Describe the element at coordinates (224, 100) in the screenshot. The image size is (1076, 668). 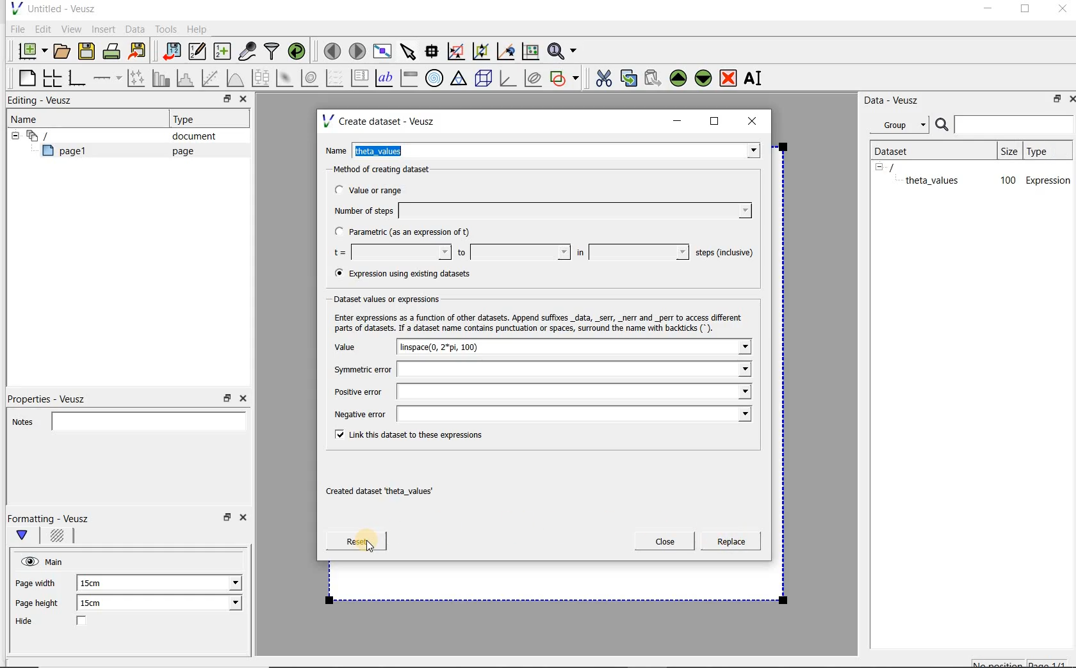
I see `restore down` at that location.